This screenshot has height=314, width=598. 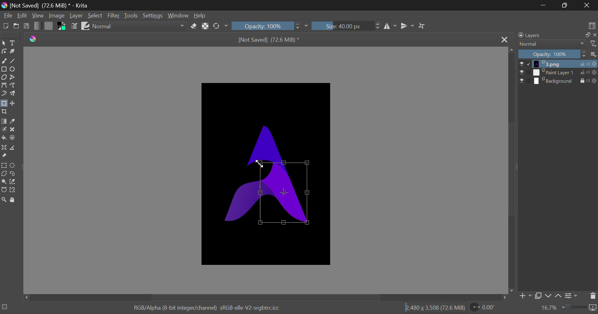 I want to click on Edit, so click(x=23, y=16).